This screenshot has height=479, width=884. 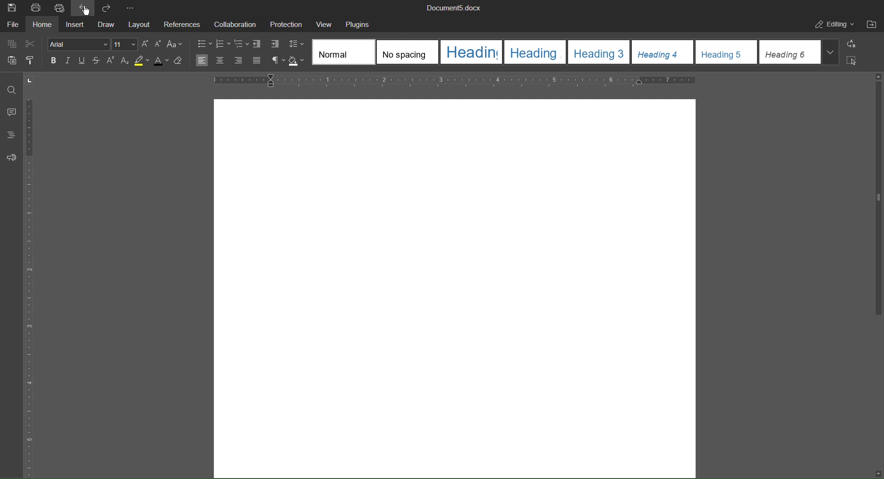 What do you see at coordinates (30, 289) in the screenshot?
I see `Vertical Ruler` at bounding box center [30, 289].